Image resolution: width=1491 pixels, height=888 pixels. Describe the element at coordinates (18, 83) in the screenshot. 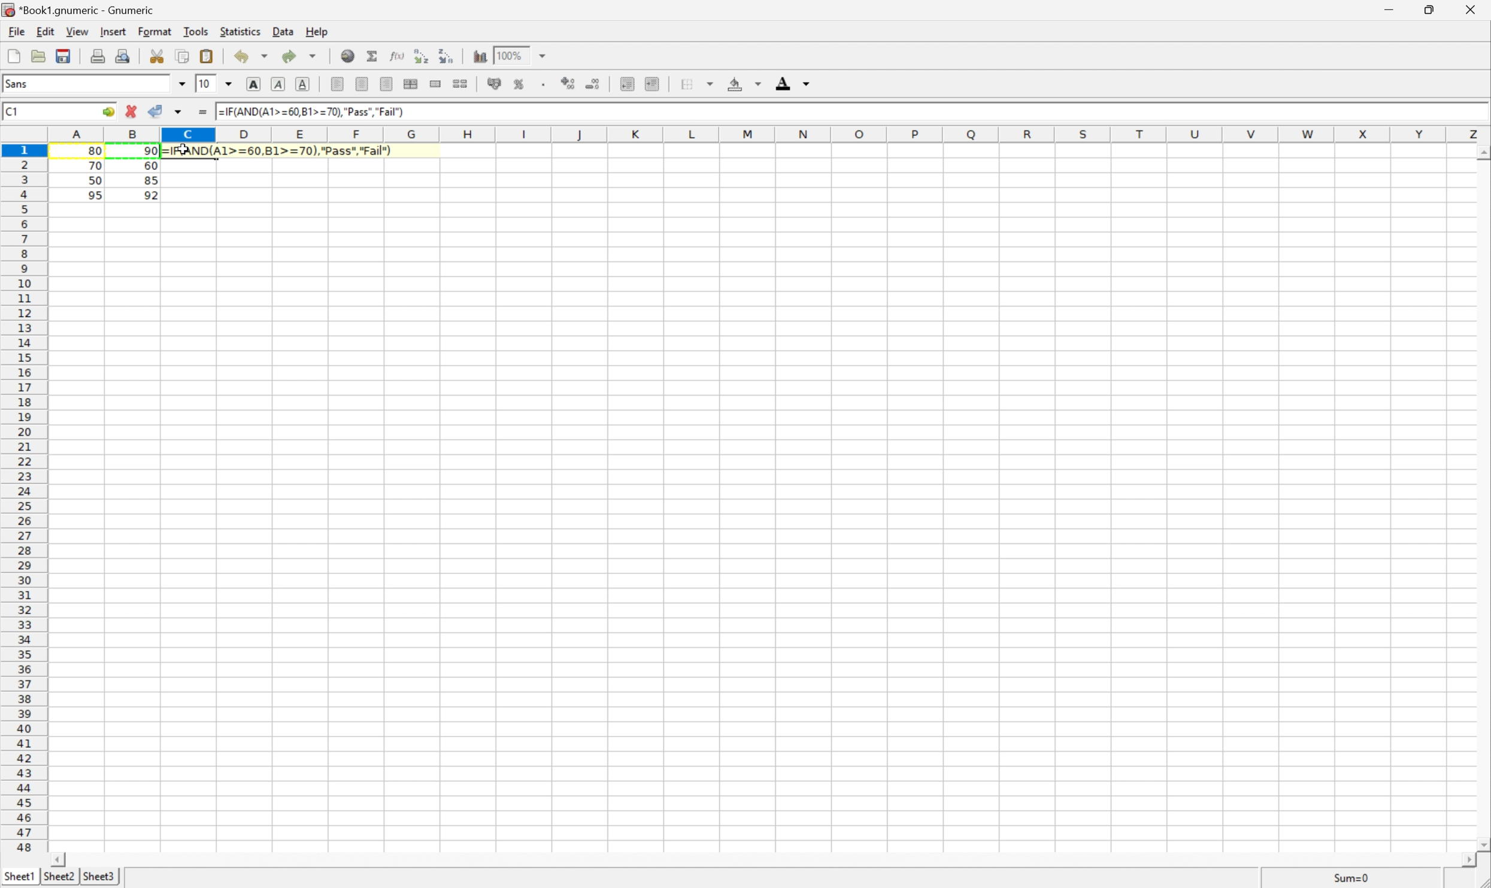

I see `Sans` at that location.